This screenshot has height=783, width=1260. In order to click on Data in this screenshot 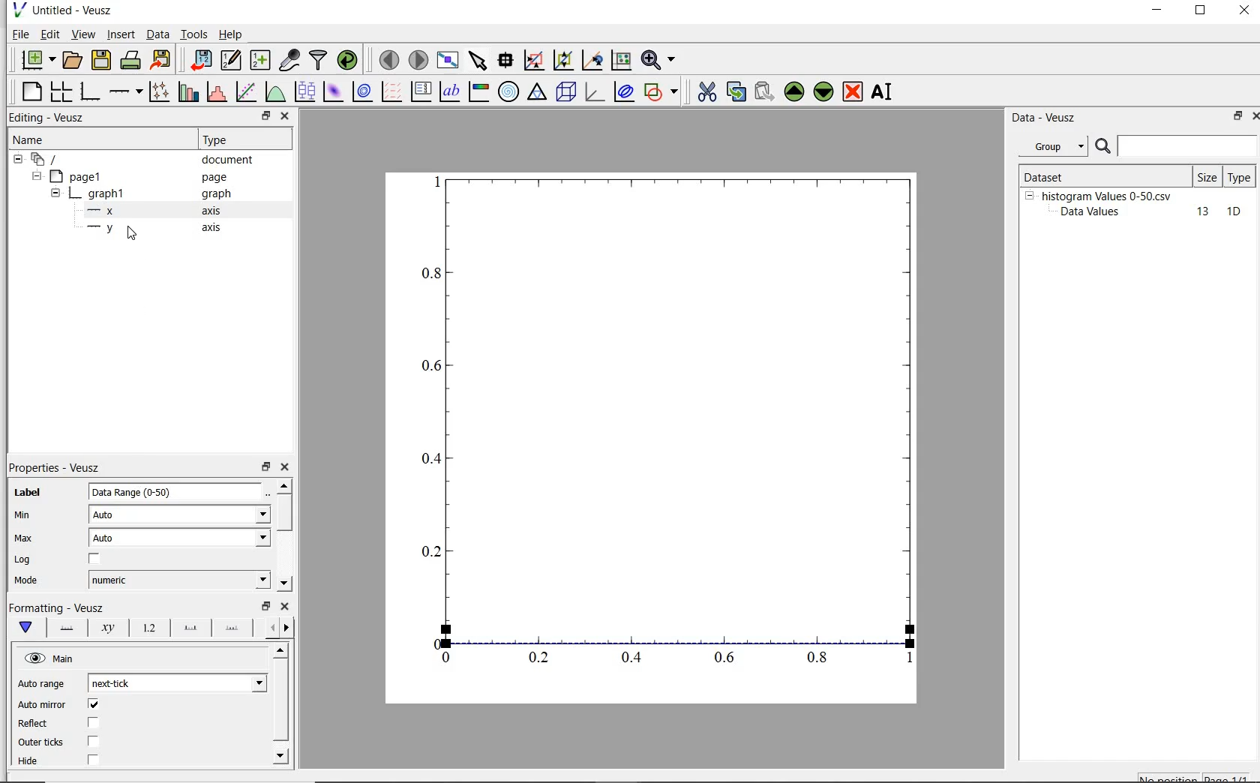, I will do `click(157, 34)`.